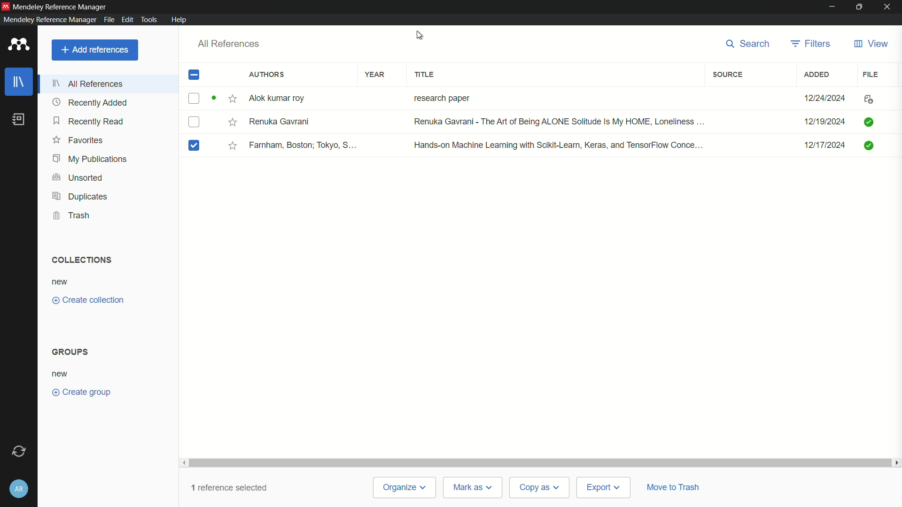  Describe the element at coordinates (6, 7) in the screenshot. I see `app icon` at that location.